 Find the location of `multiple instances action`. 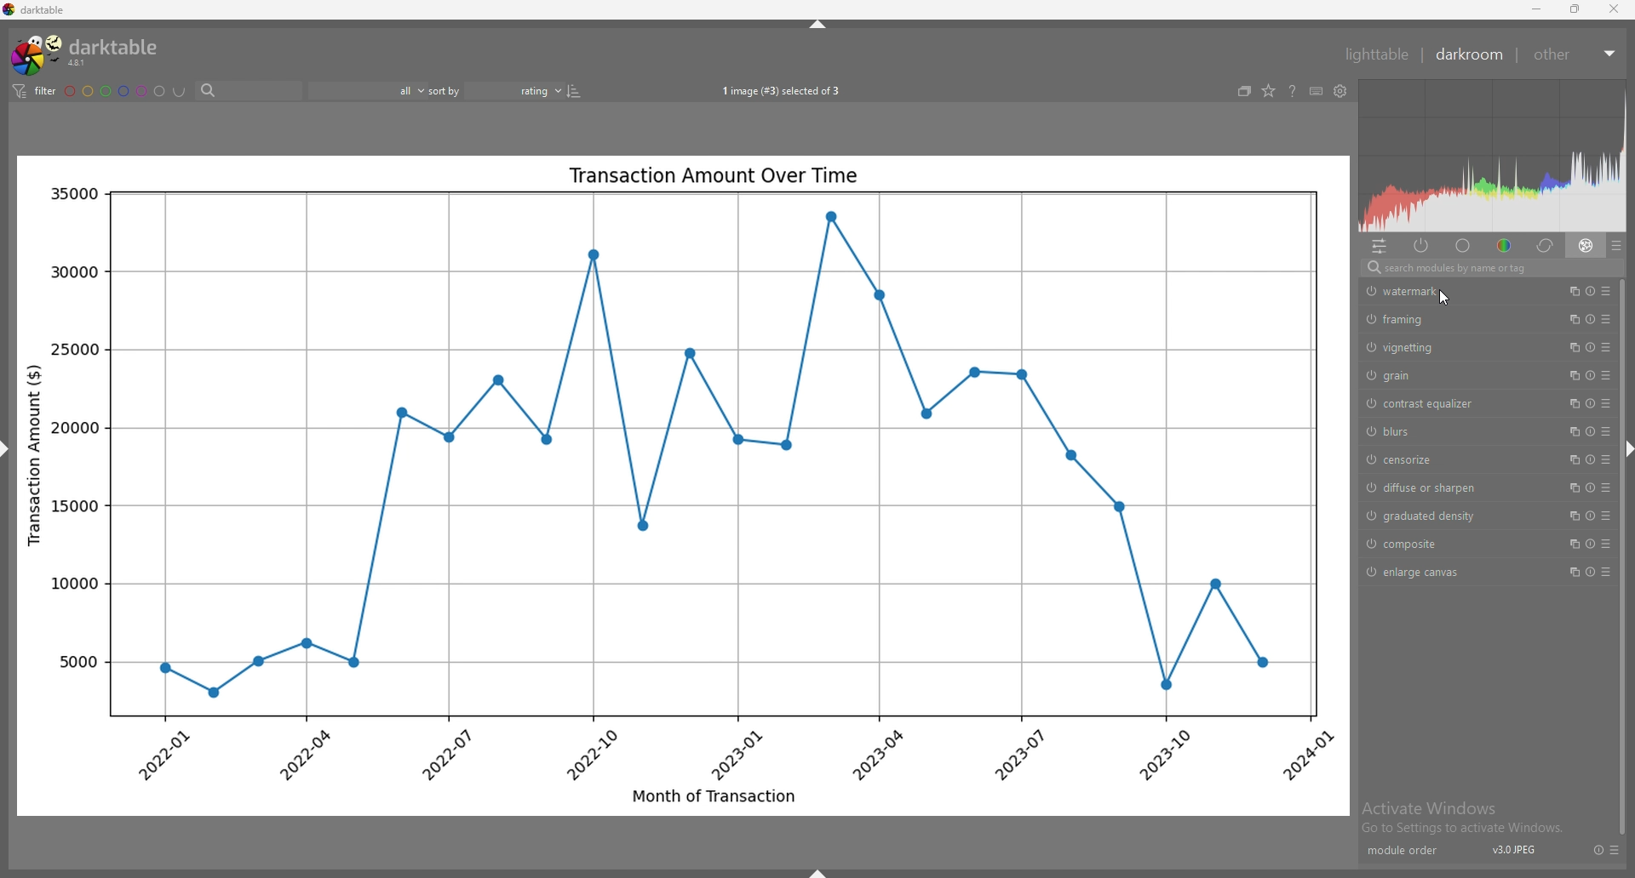

multiple instances action is located at coordinates (1571, 459).